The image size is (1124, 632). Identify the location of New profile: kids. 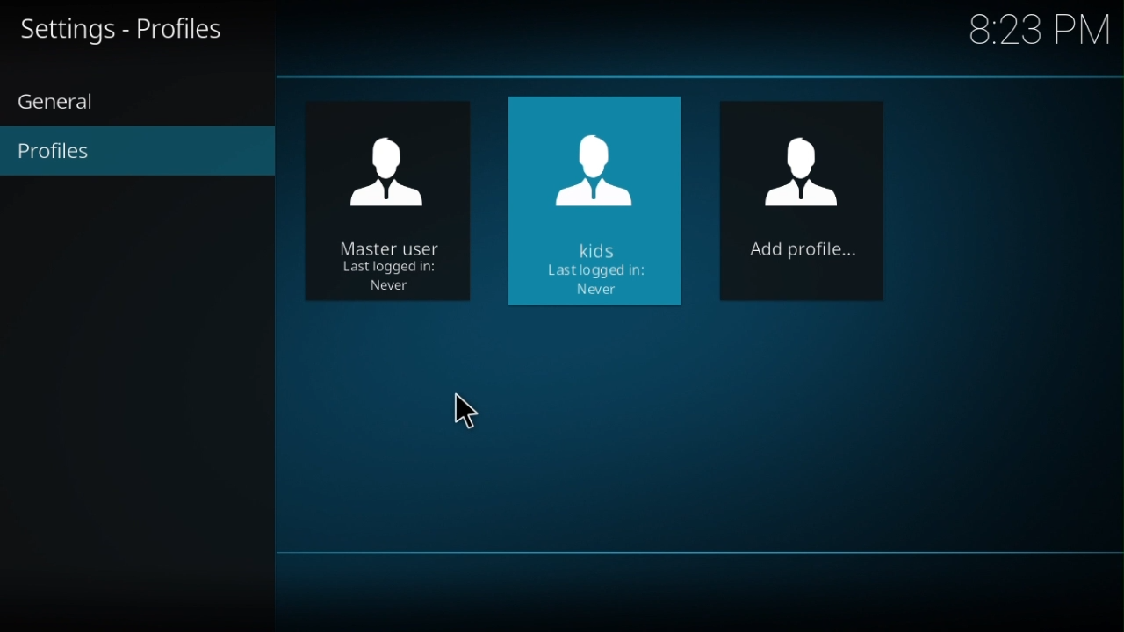
(594, 201).